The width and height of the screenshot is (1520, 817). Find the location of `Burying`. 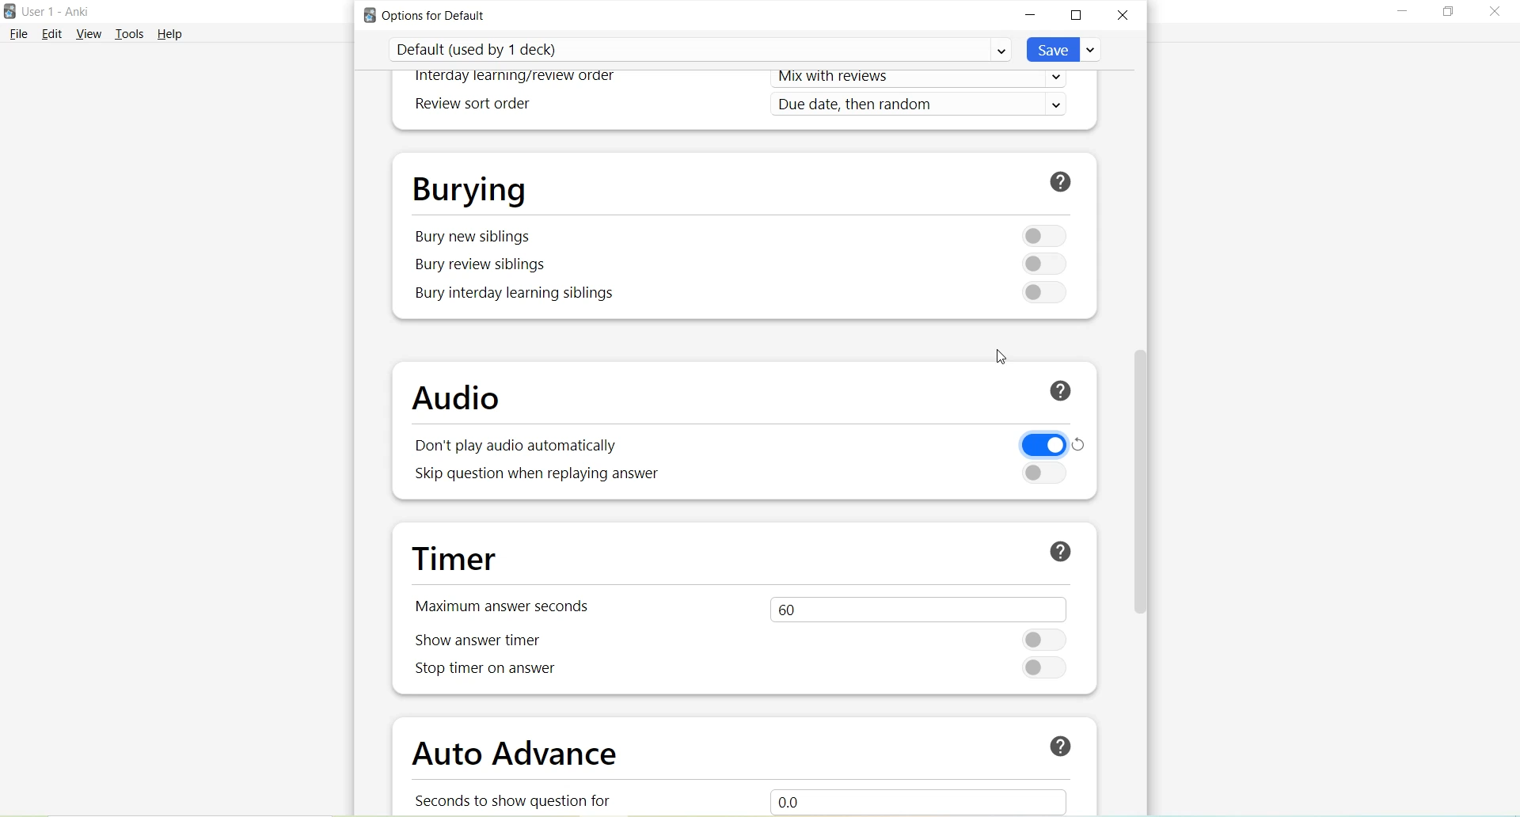

Burying is located at coordinates (469, 188).